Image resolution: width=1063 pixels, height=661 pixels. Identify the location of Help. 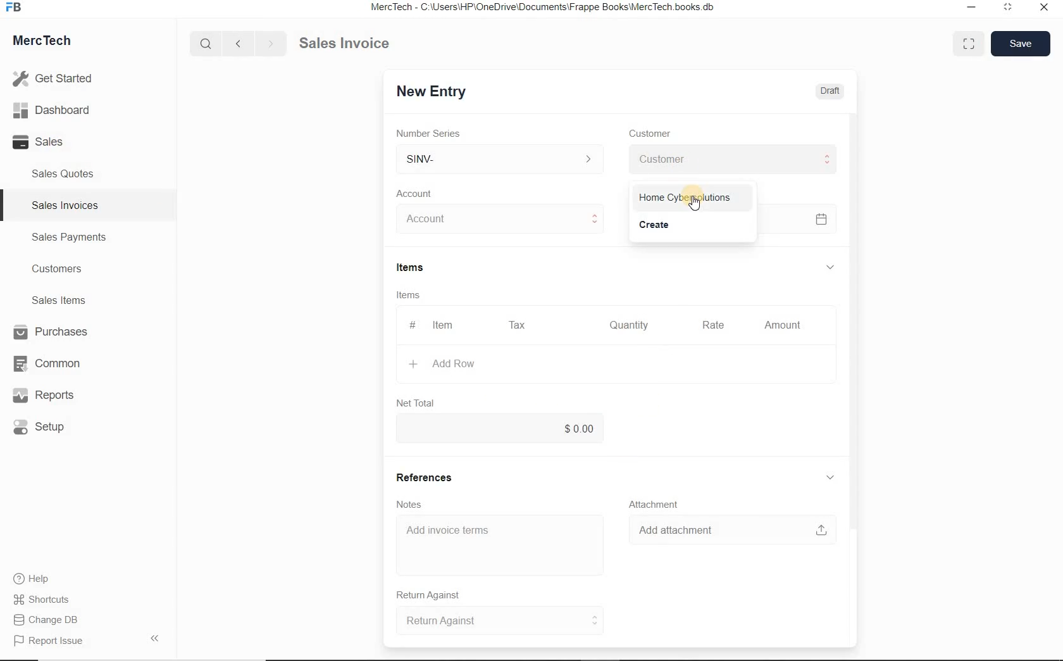
(38, 579).